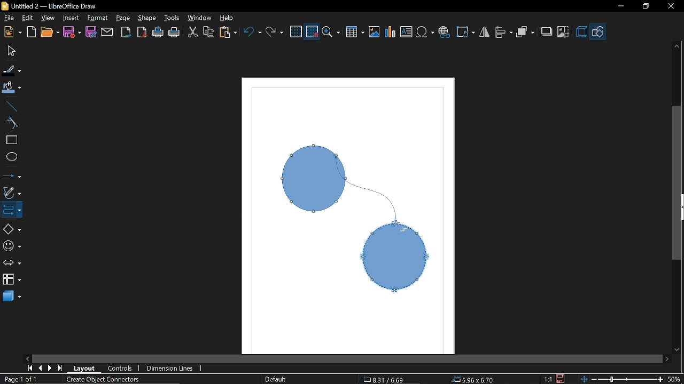 This screenshot has width=684, height=384. Describe the element at coordinates (355, 32) in the screenshot. I see `Insert table` at that location.